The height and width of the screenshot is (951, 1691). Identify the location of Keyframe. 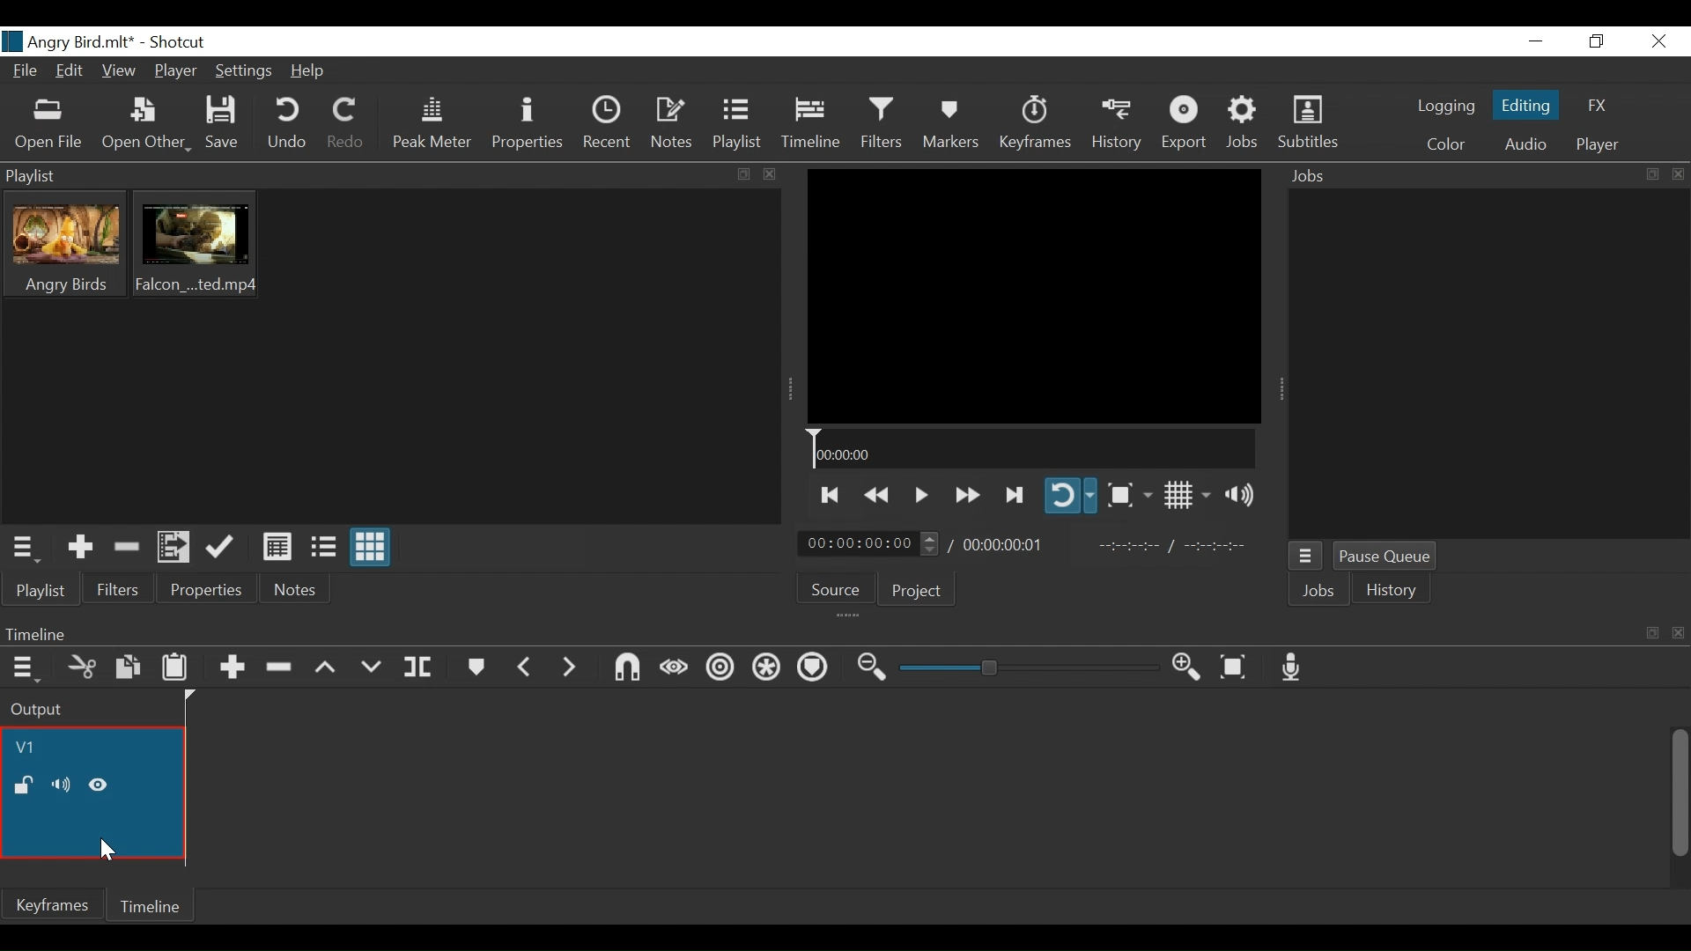
(1034, 126).